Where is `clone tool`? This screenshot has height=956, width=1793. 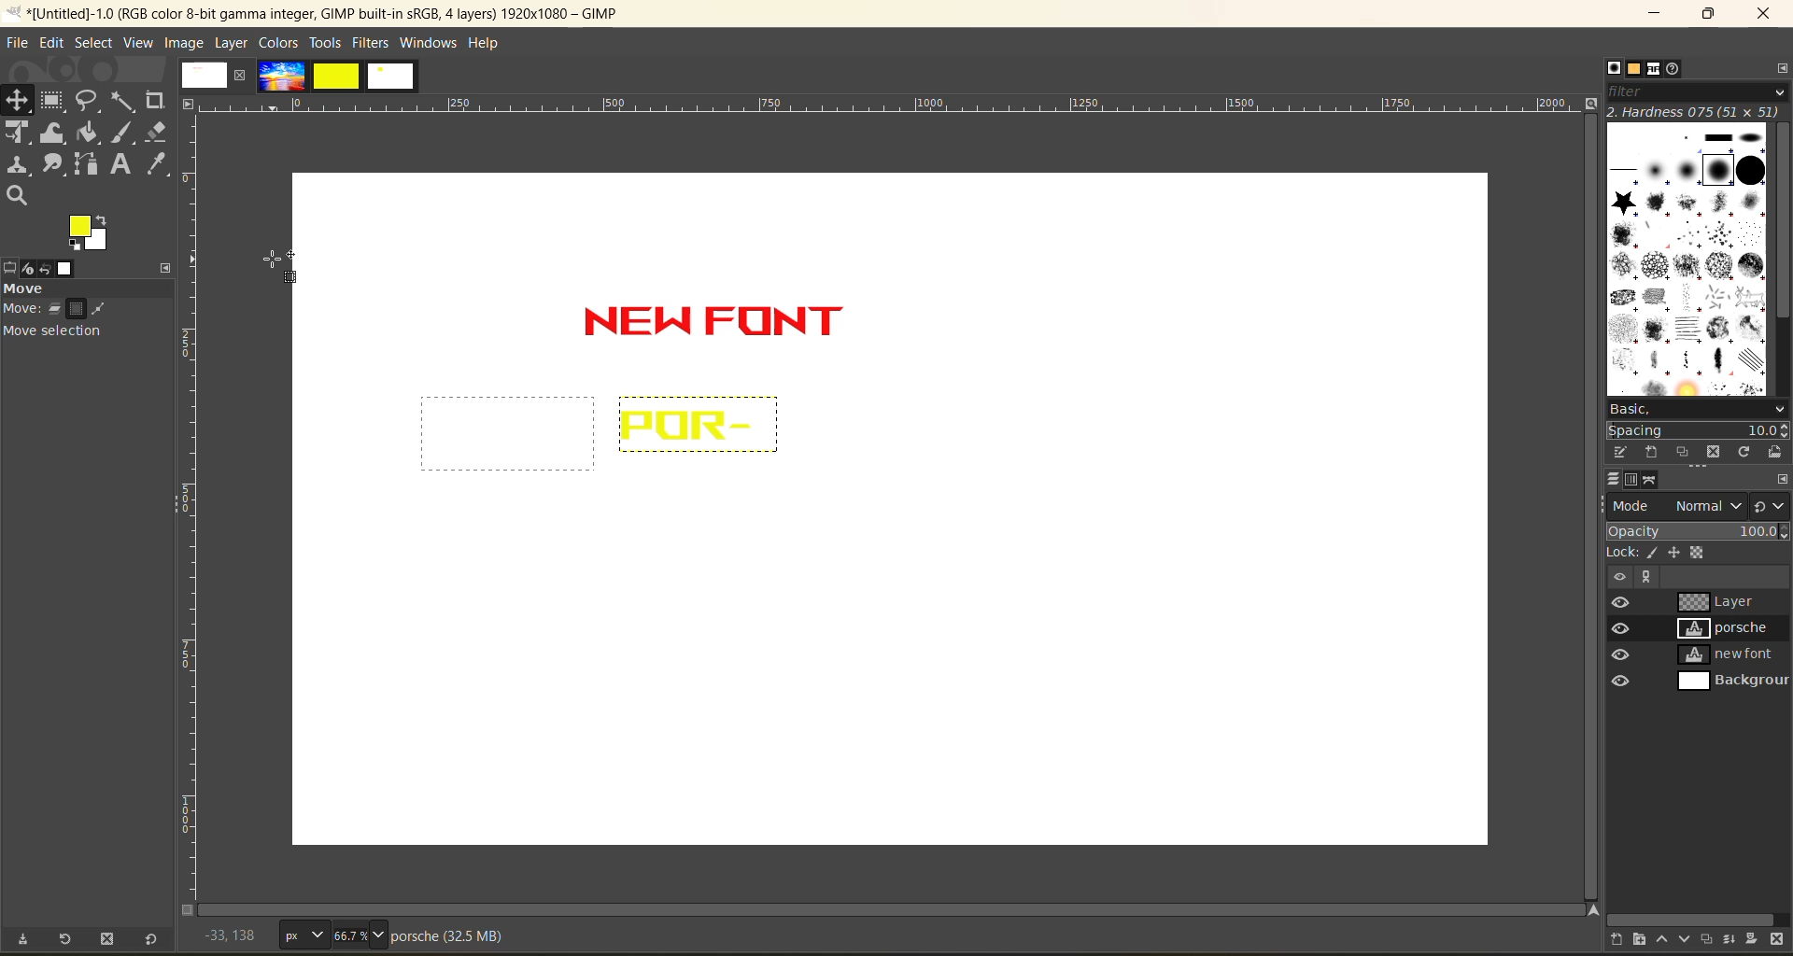
clone tool is located at coordinates (19, 166).